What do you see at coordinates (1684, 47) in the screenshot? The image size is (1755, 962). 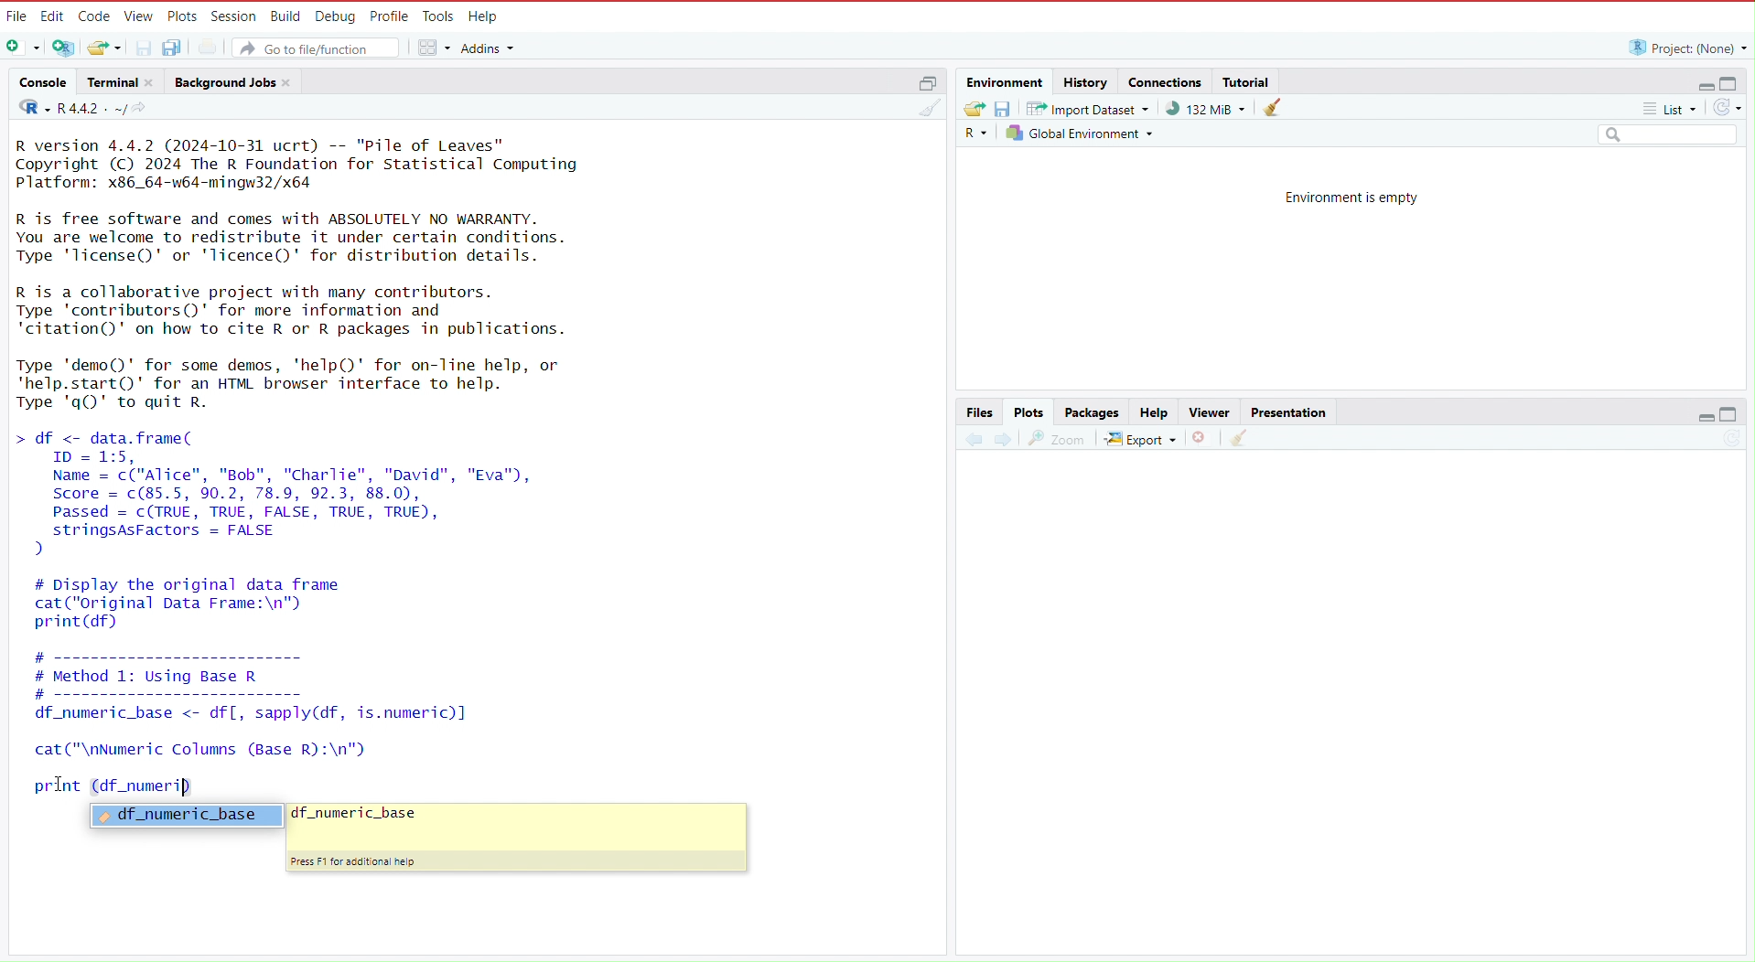 I see `Project: (None)` at bounding box center [1684, 47].